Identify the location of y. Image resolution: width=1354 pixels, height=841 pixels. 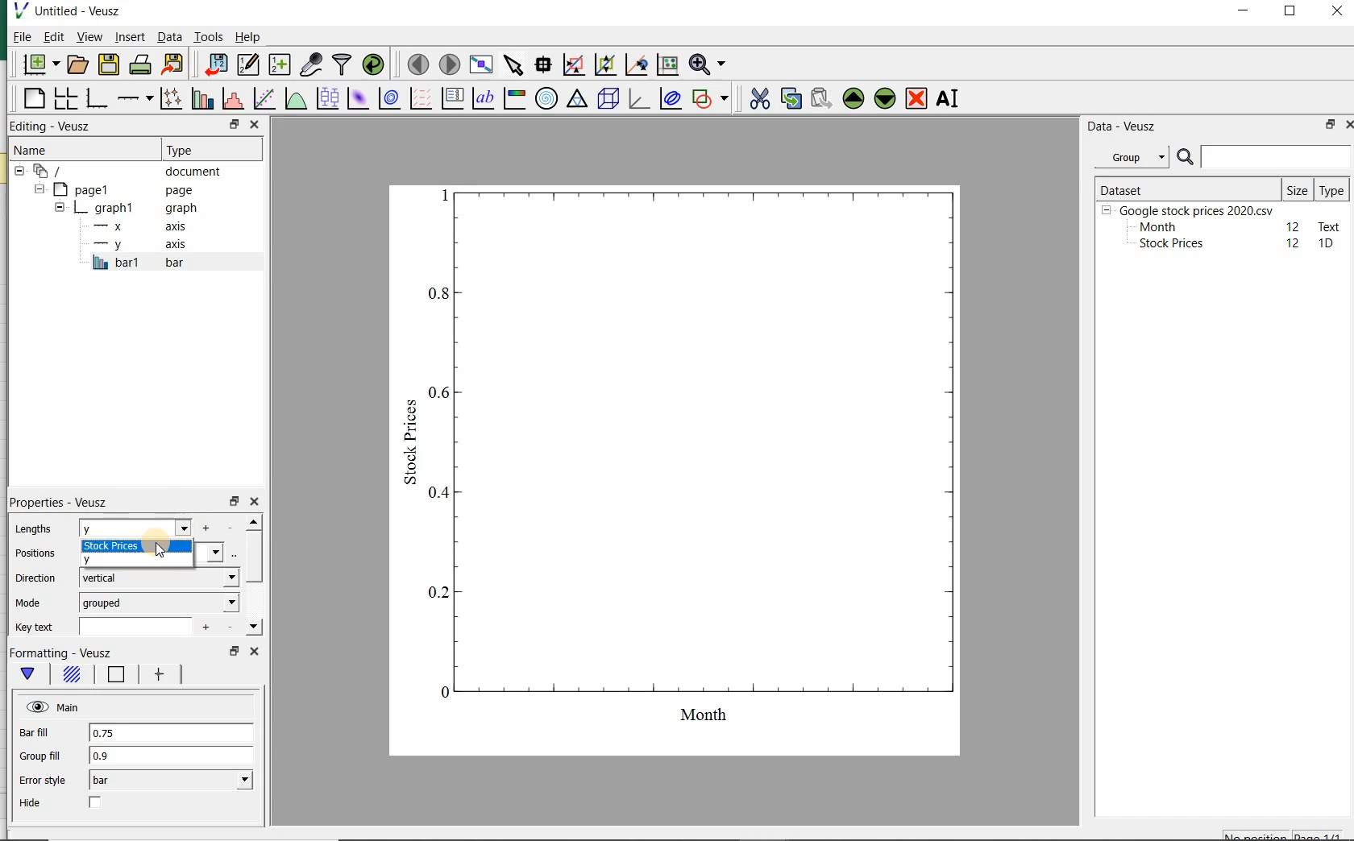
(139, 561).